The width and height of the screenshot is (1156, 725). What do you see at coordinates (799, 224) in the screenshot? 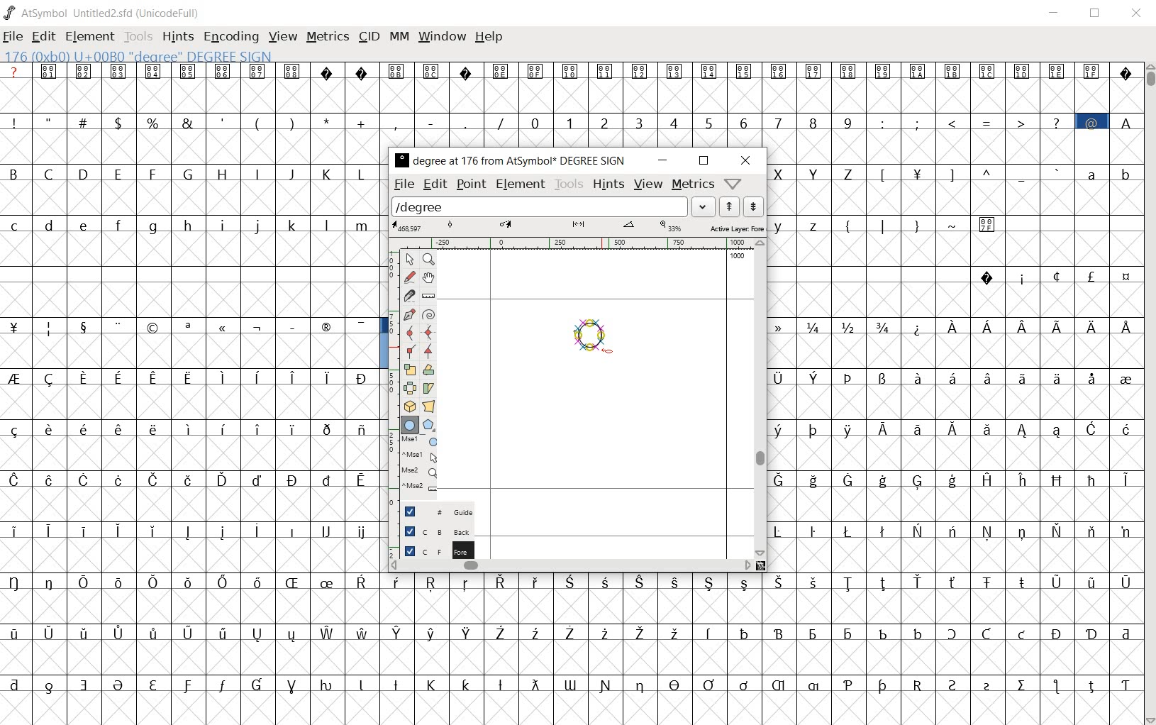
I see `y z` at bounding box center [799, 224].